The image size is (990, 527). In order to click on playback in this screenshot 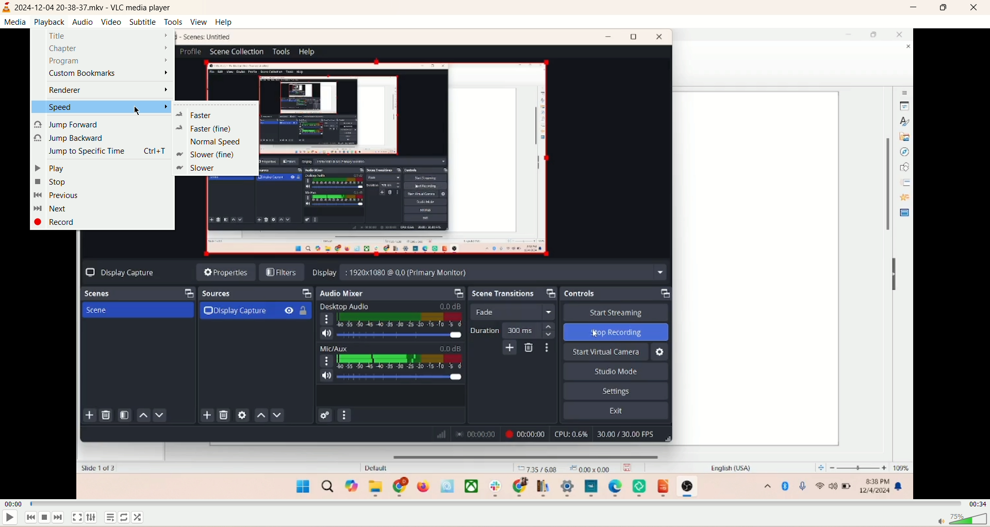, I will do `click(48, 23)`.